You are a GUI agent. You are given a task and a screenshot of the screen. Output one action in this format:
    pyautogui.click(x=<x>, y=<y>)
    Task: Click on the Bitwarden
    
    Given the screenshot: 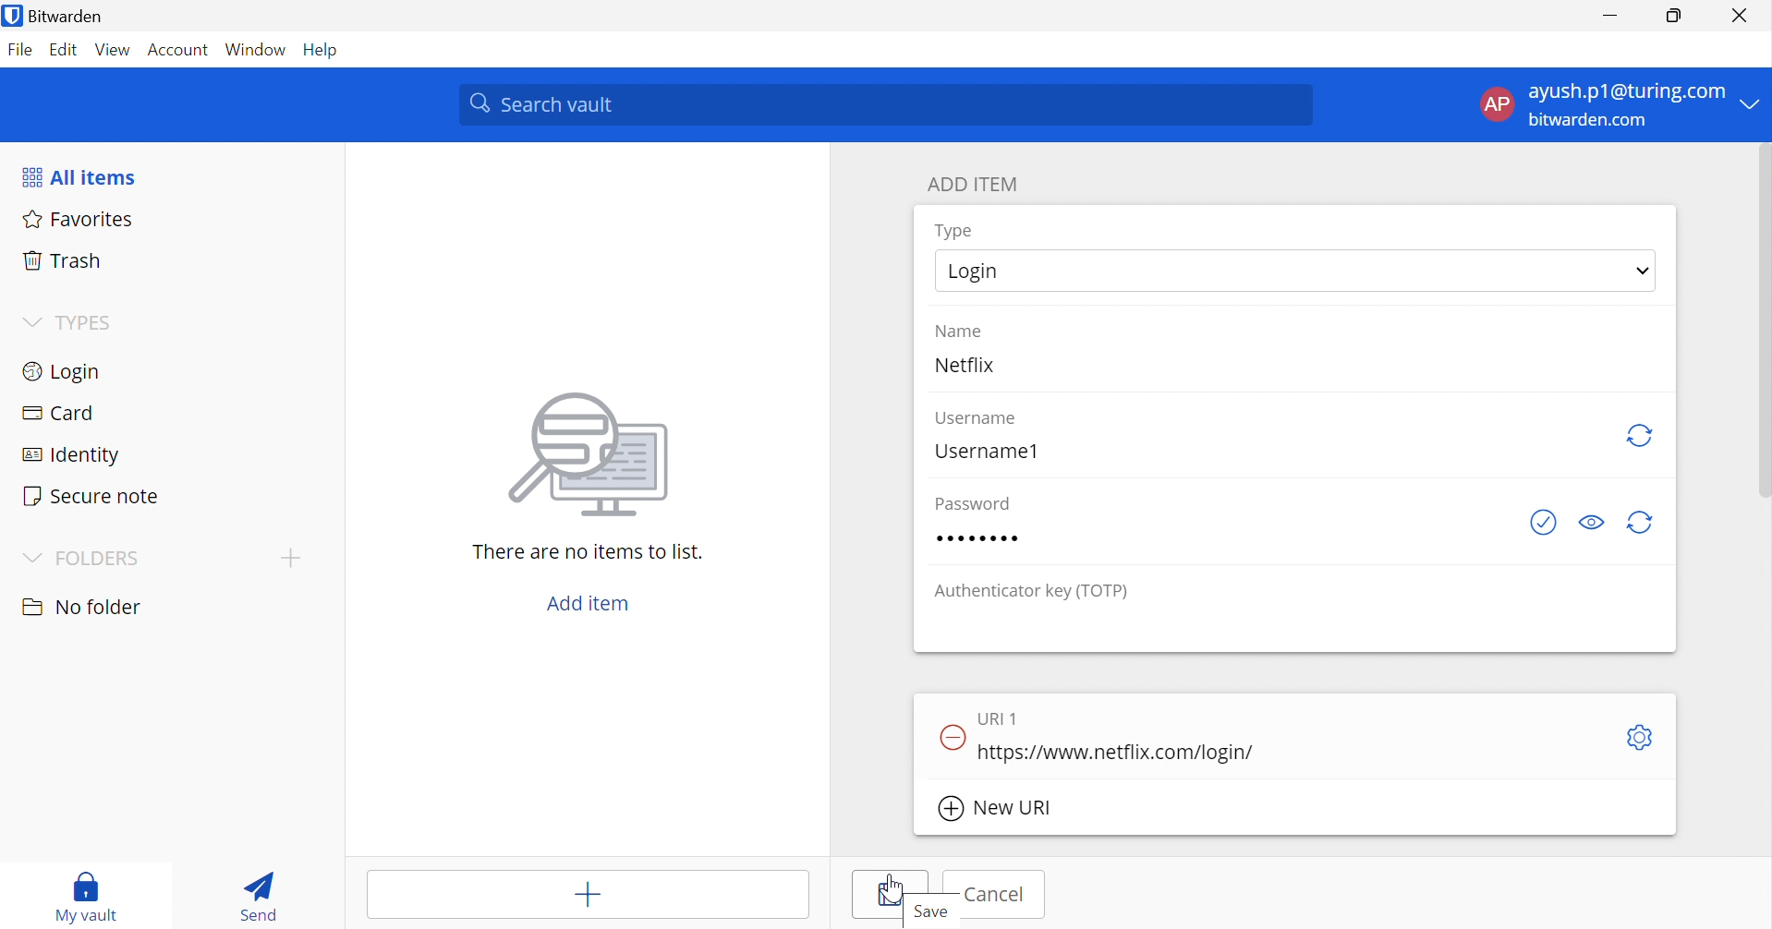 What is the action you would take?
    pyautogui.click(x=54, y=15)
    